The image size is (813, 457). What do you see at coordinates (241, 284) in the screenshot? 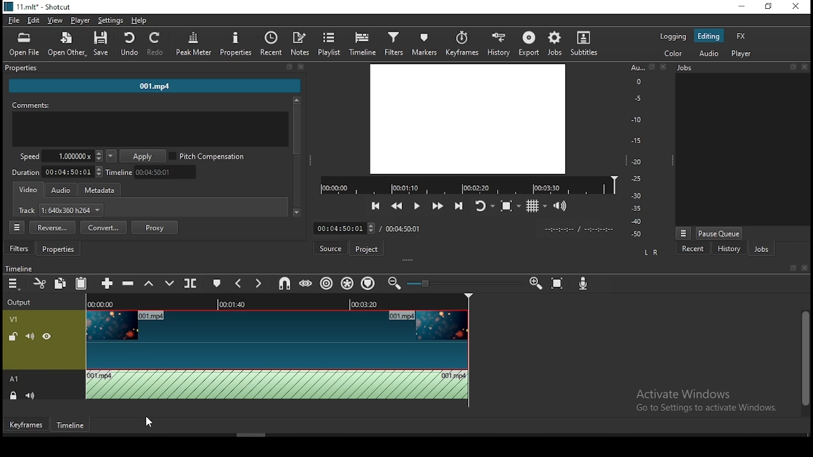
I see `previous marker` at bounding box center [241, 284].